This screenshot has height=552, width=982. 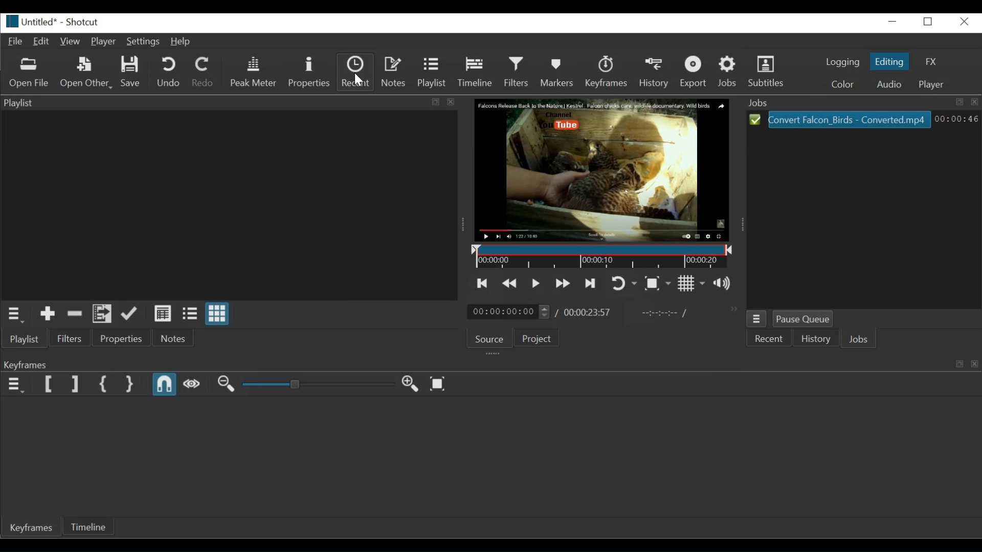 I want to click on Adjust Zoom Keyframe, so click(x=321, y=384).